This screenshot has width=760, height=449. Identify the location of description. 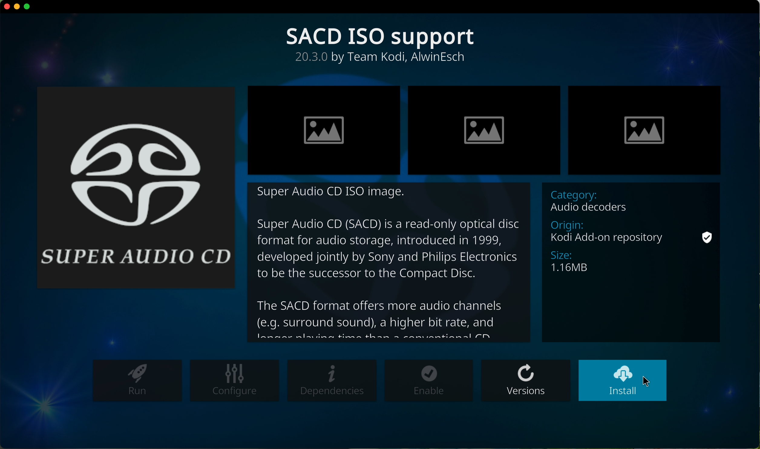
(634, 262).